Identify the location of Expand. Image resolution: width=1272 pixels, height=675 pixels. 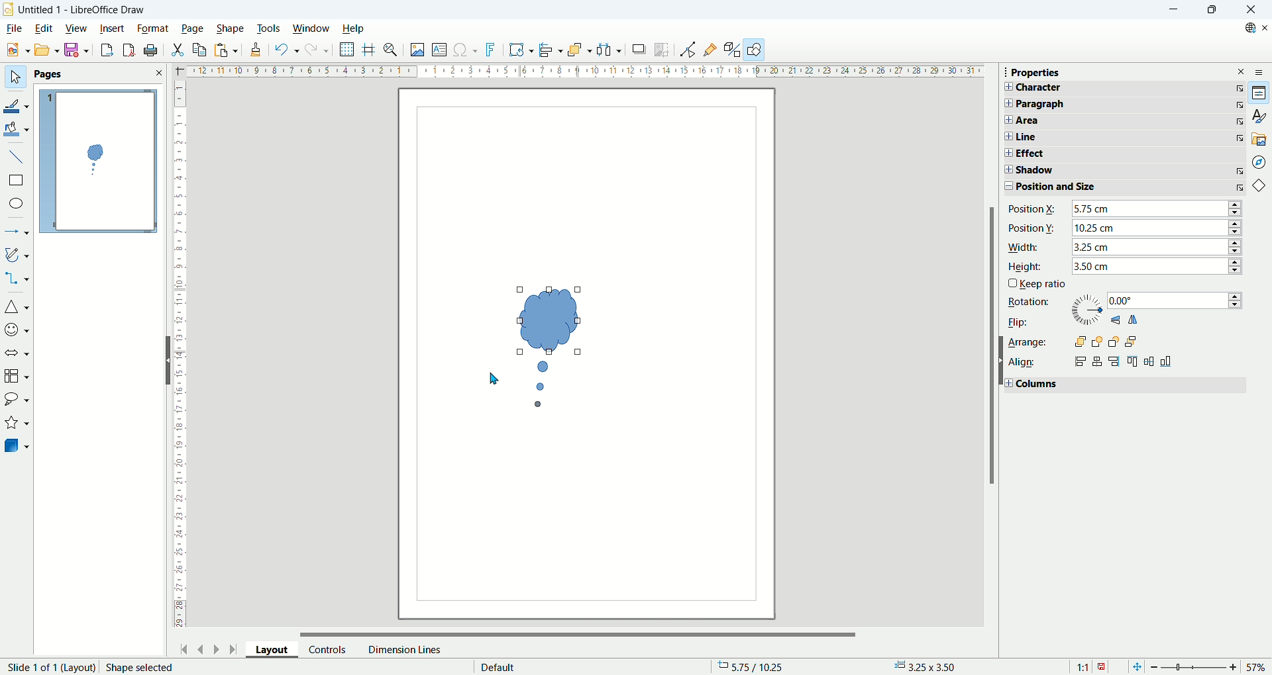
(1006, 85).